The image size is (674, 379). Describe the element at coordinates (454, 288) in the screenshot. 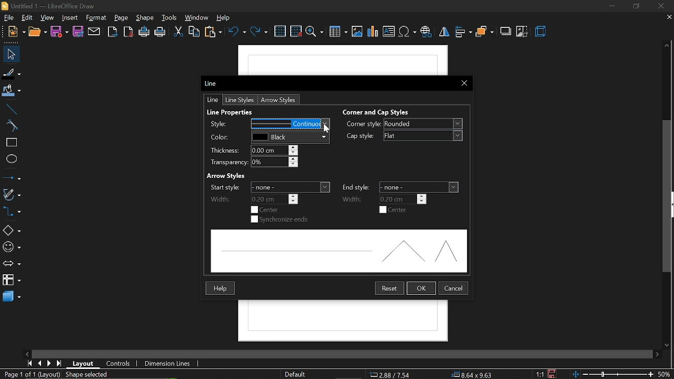

I see `cancel` at that location.